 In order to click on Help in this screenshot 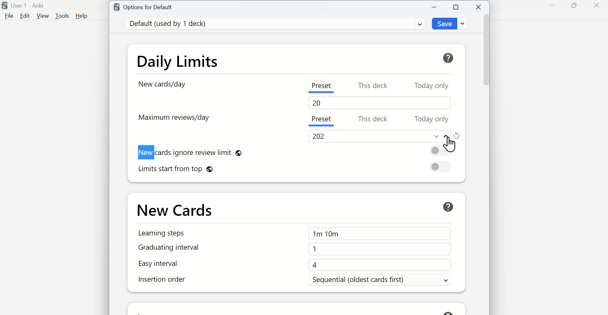, I will do `click(449, 58)`.